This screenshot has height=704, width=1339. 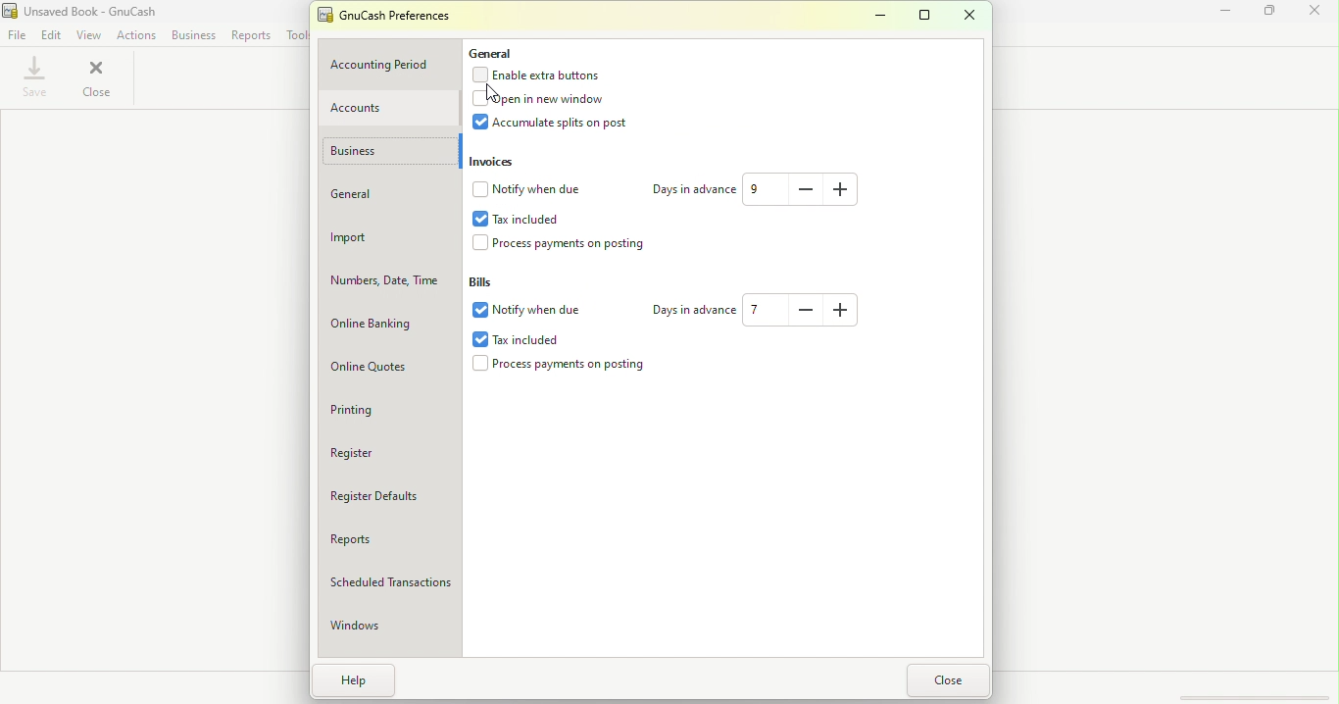 I want to click on Windows, so click(x=386, y=625).